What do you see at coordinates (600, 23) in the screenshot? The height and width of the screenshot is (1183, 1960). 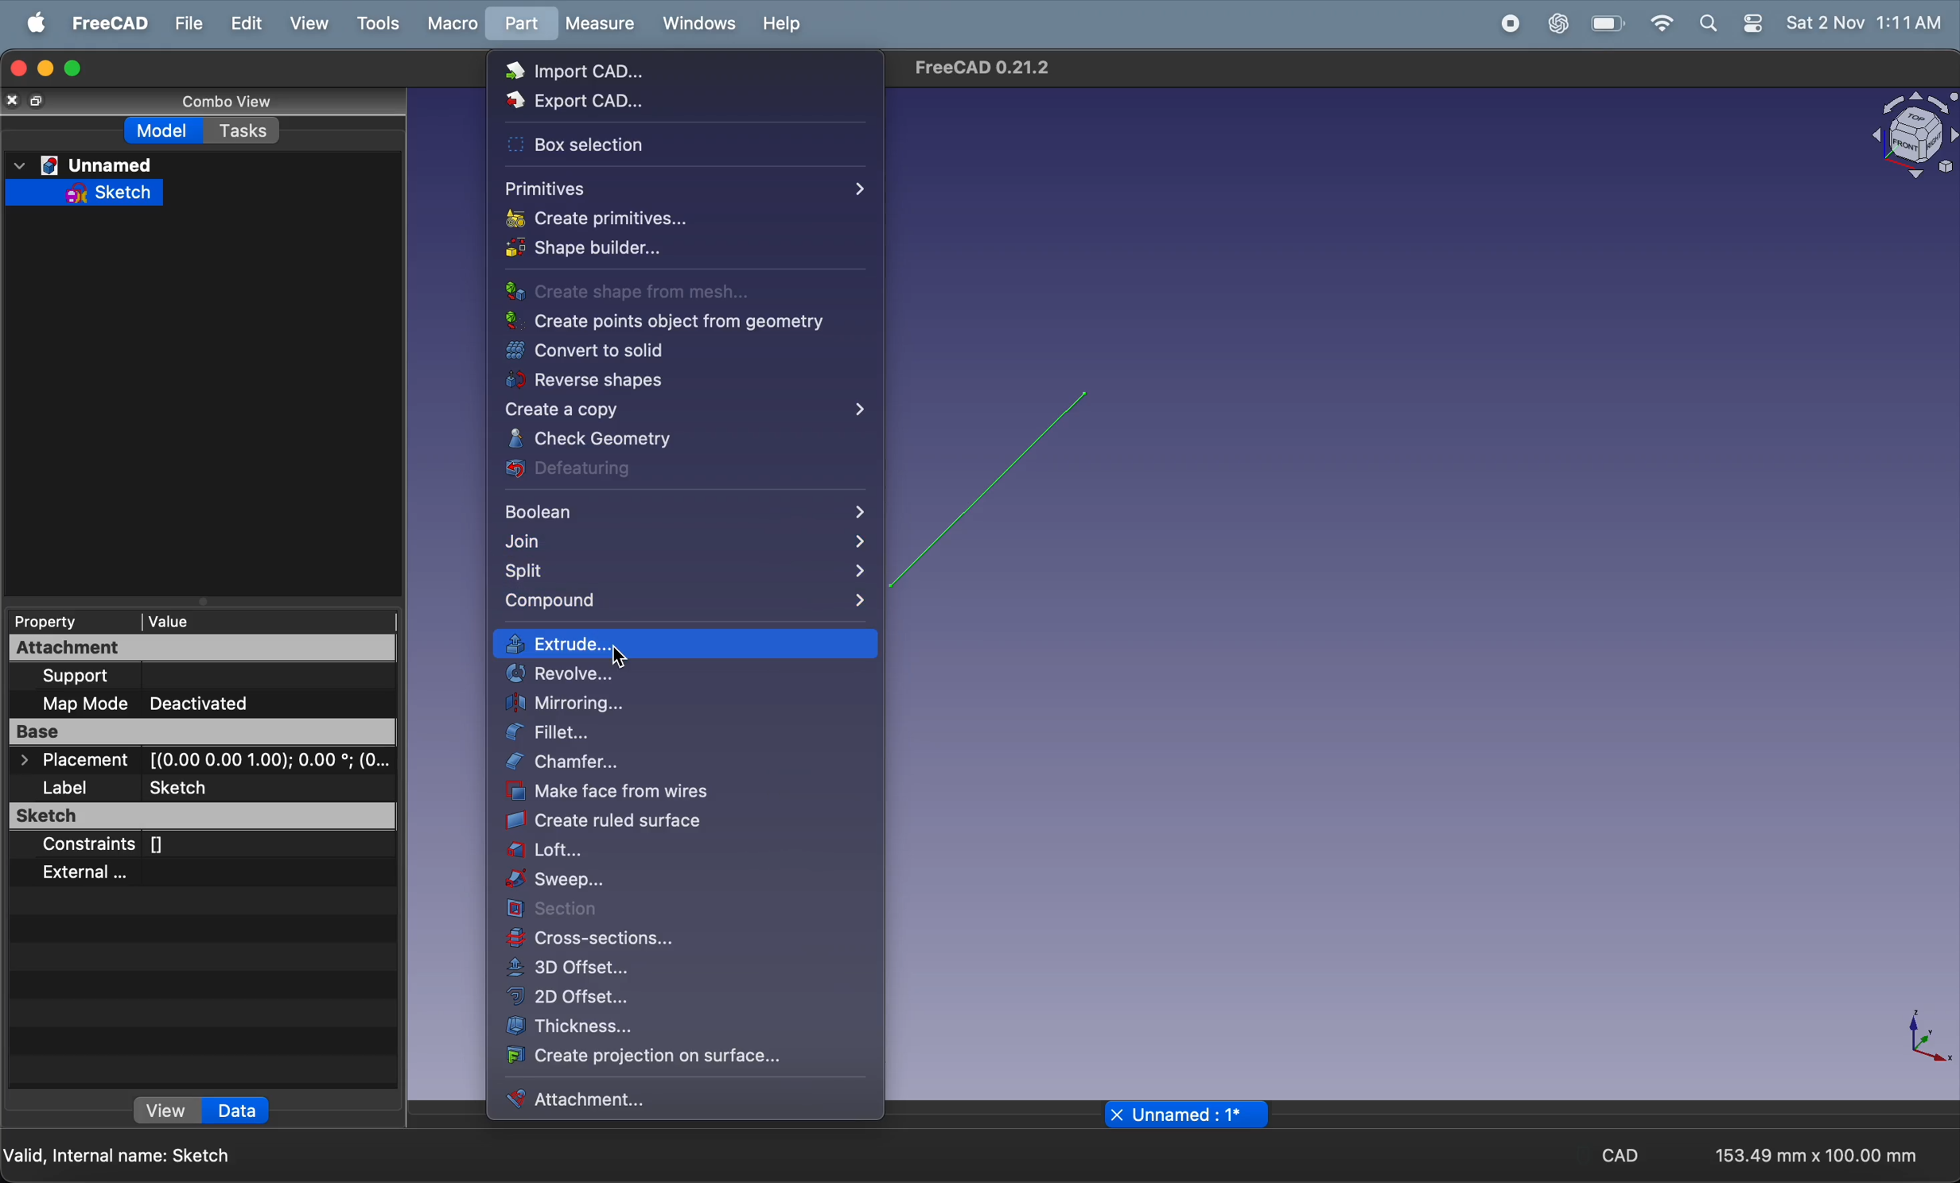 I see `measure` at bounding box center [600, 23].